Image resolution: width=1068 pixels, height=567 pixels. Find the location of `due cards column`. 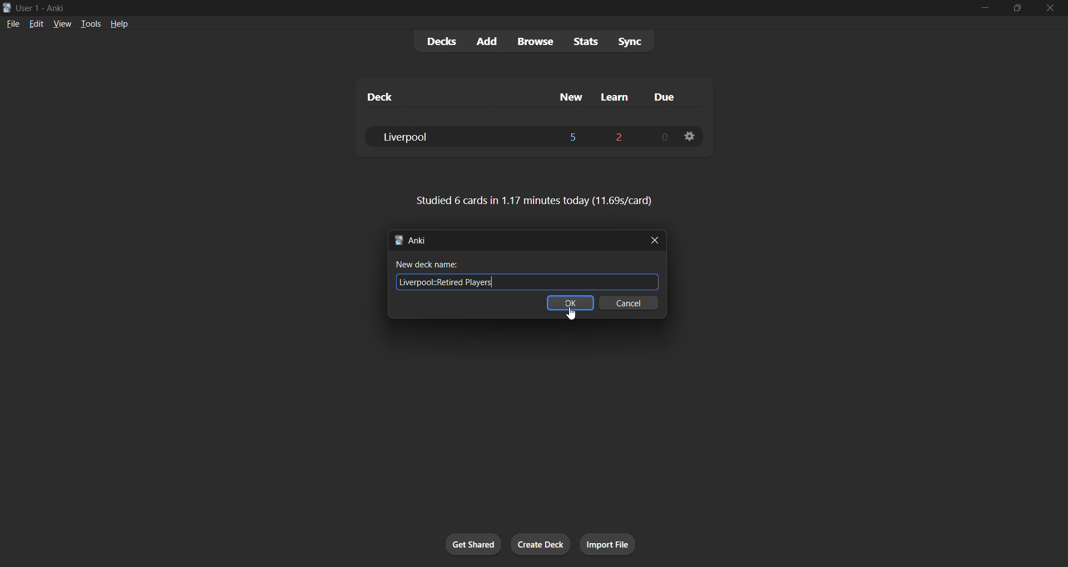

due cards column is located at coordinates (668, 100).